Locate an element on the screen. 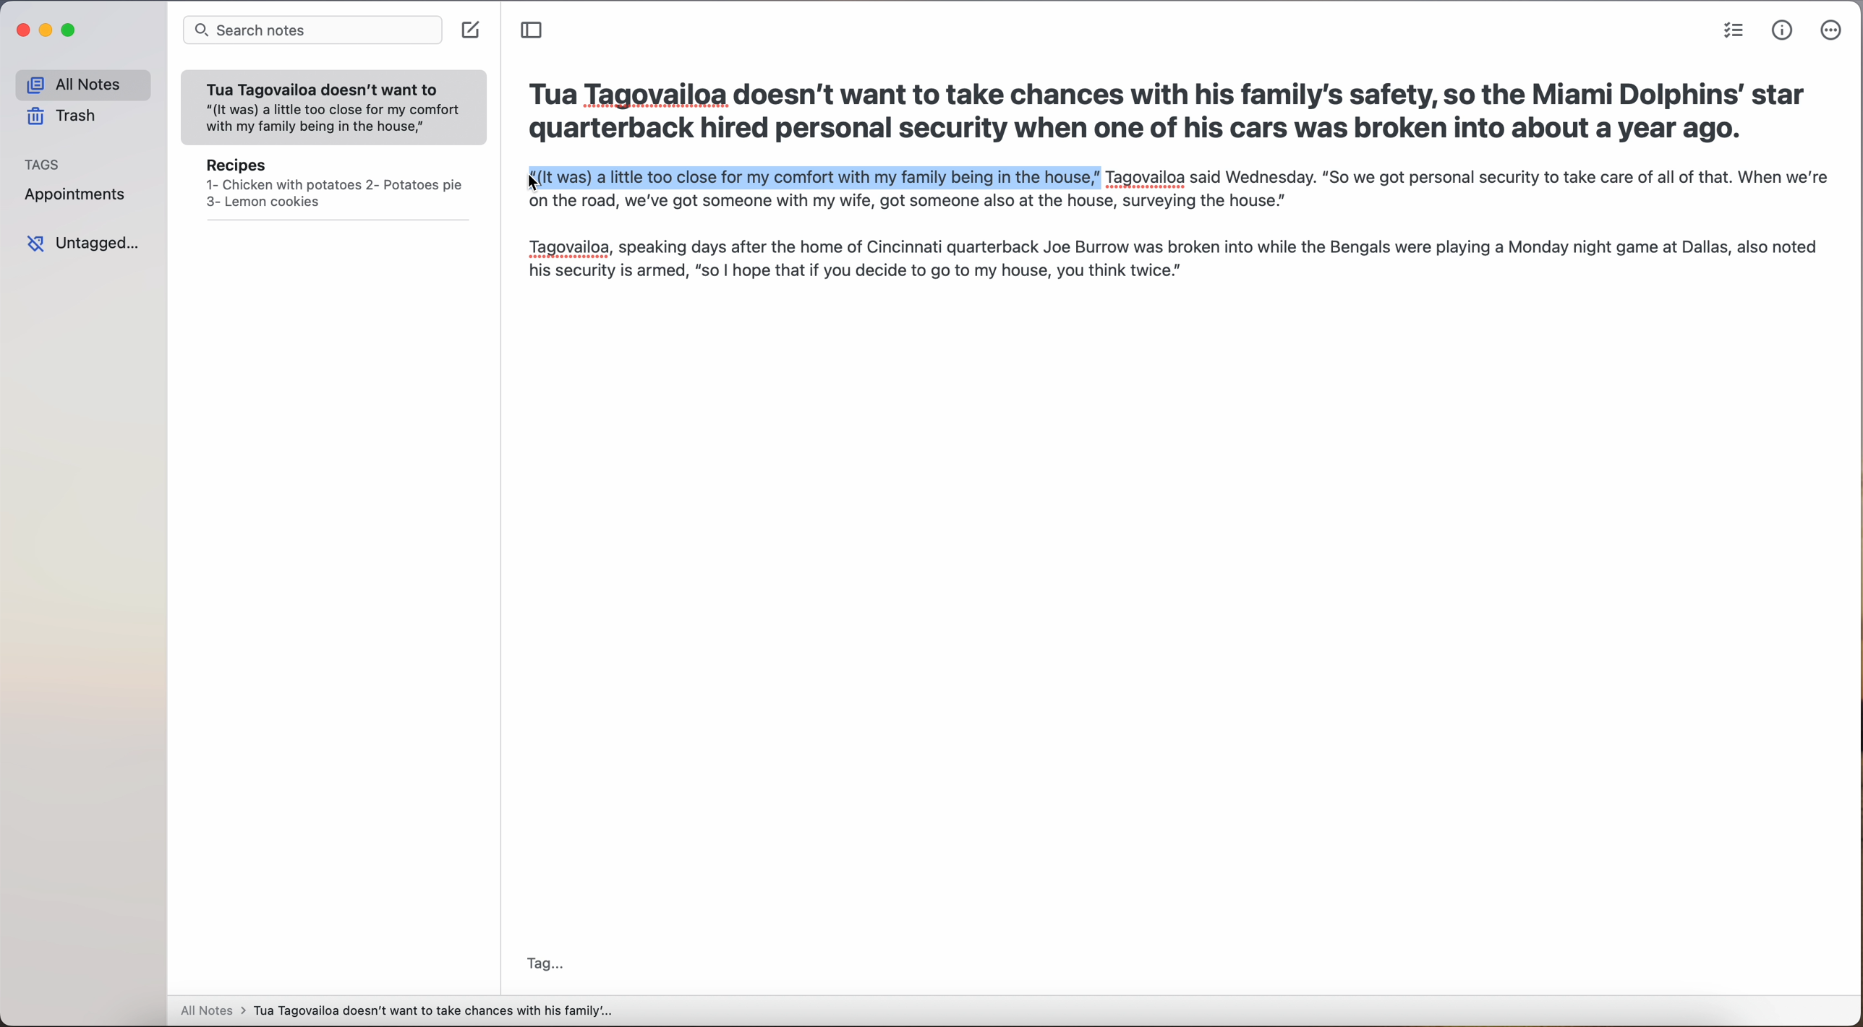 The width and height of the screenshot is (1863, 1027). all notes > Tua Tagovailoa doesn't want to take chances with his family' is located at coordinates (397, 1013).